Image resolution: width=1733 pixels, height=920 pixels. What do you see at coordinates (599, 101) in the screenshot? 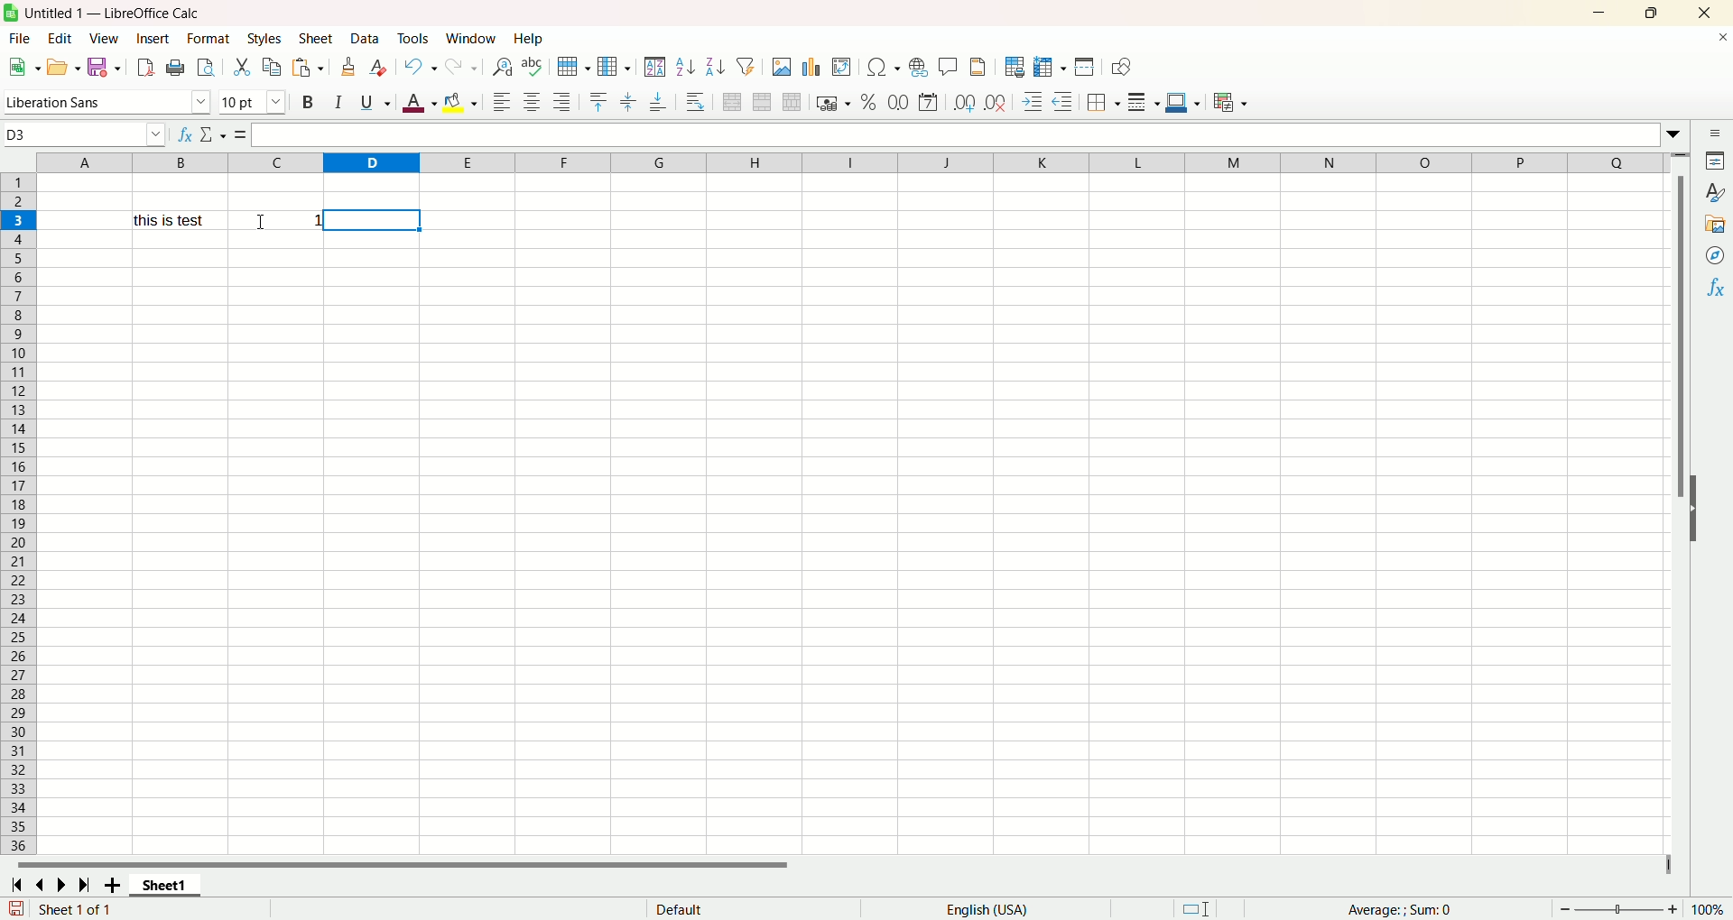
I see `align top` at bounding box center [599, 101].